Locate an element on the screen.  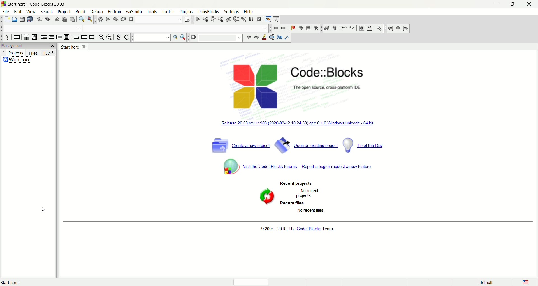
run to cursor is located at coordinates (205, 19).